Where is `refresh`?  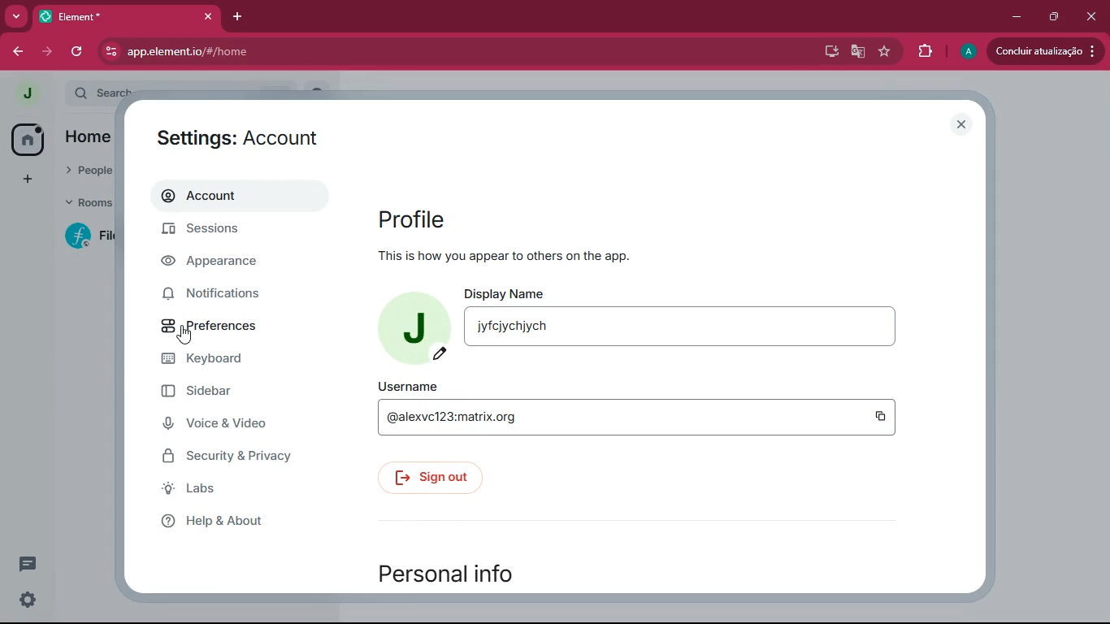
refresh is located at coordinates (76, 53).